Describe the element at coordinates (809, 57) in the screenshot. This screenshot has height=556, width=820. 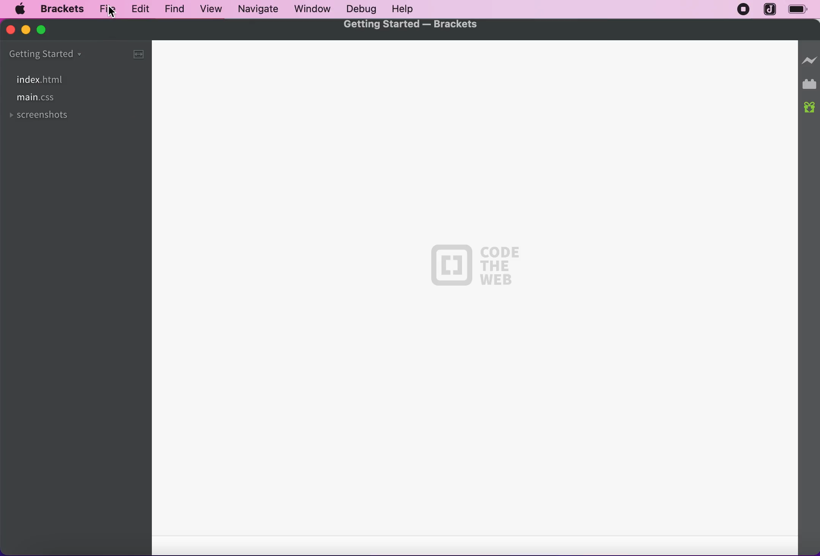
I see `live preview` at that location.